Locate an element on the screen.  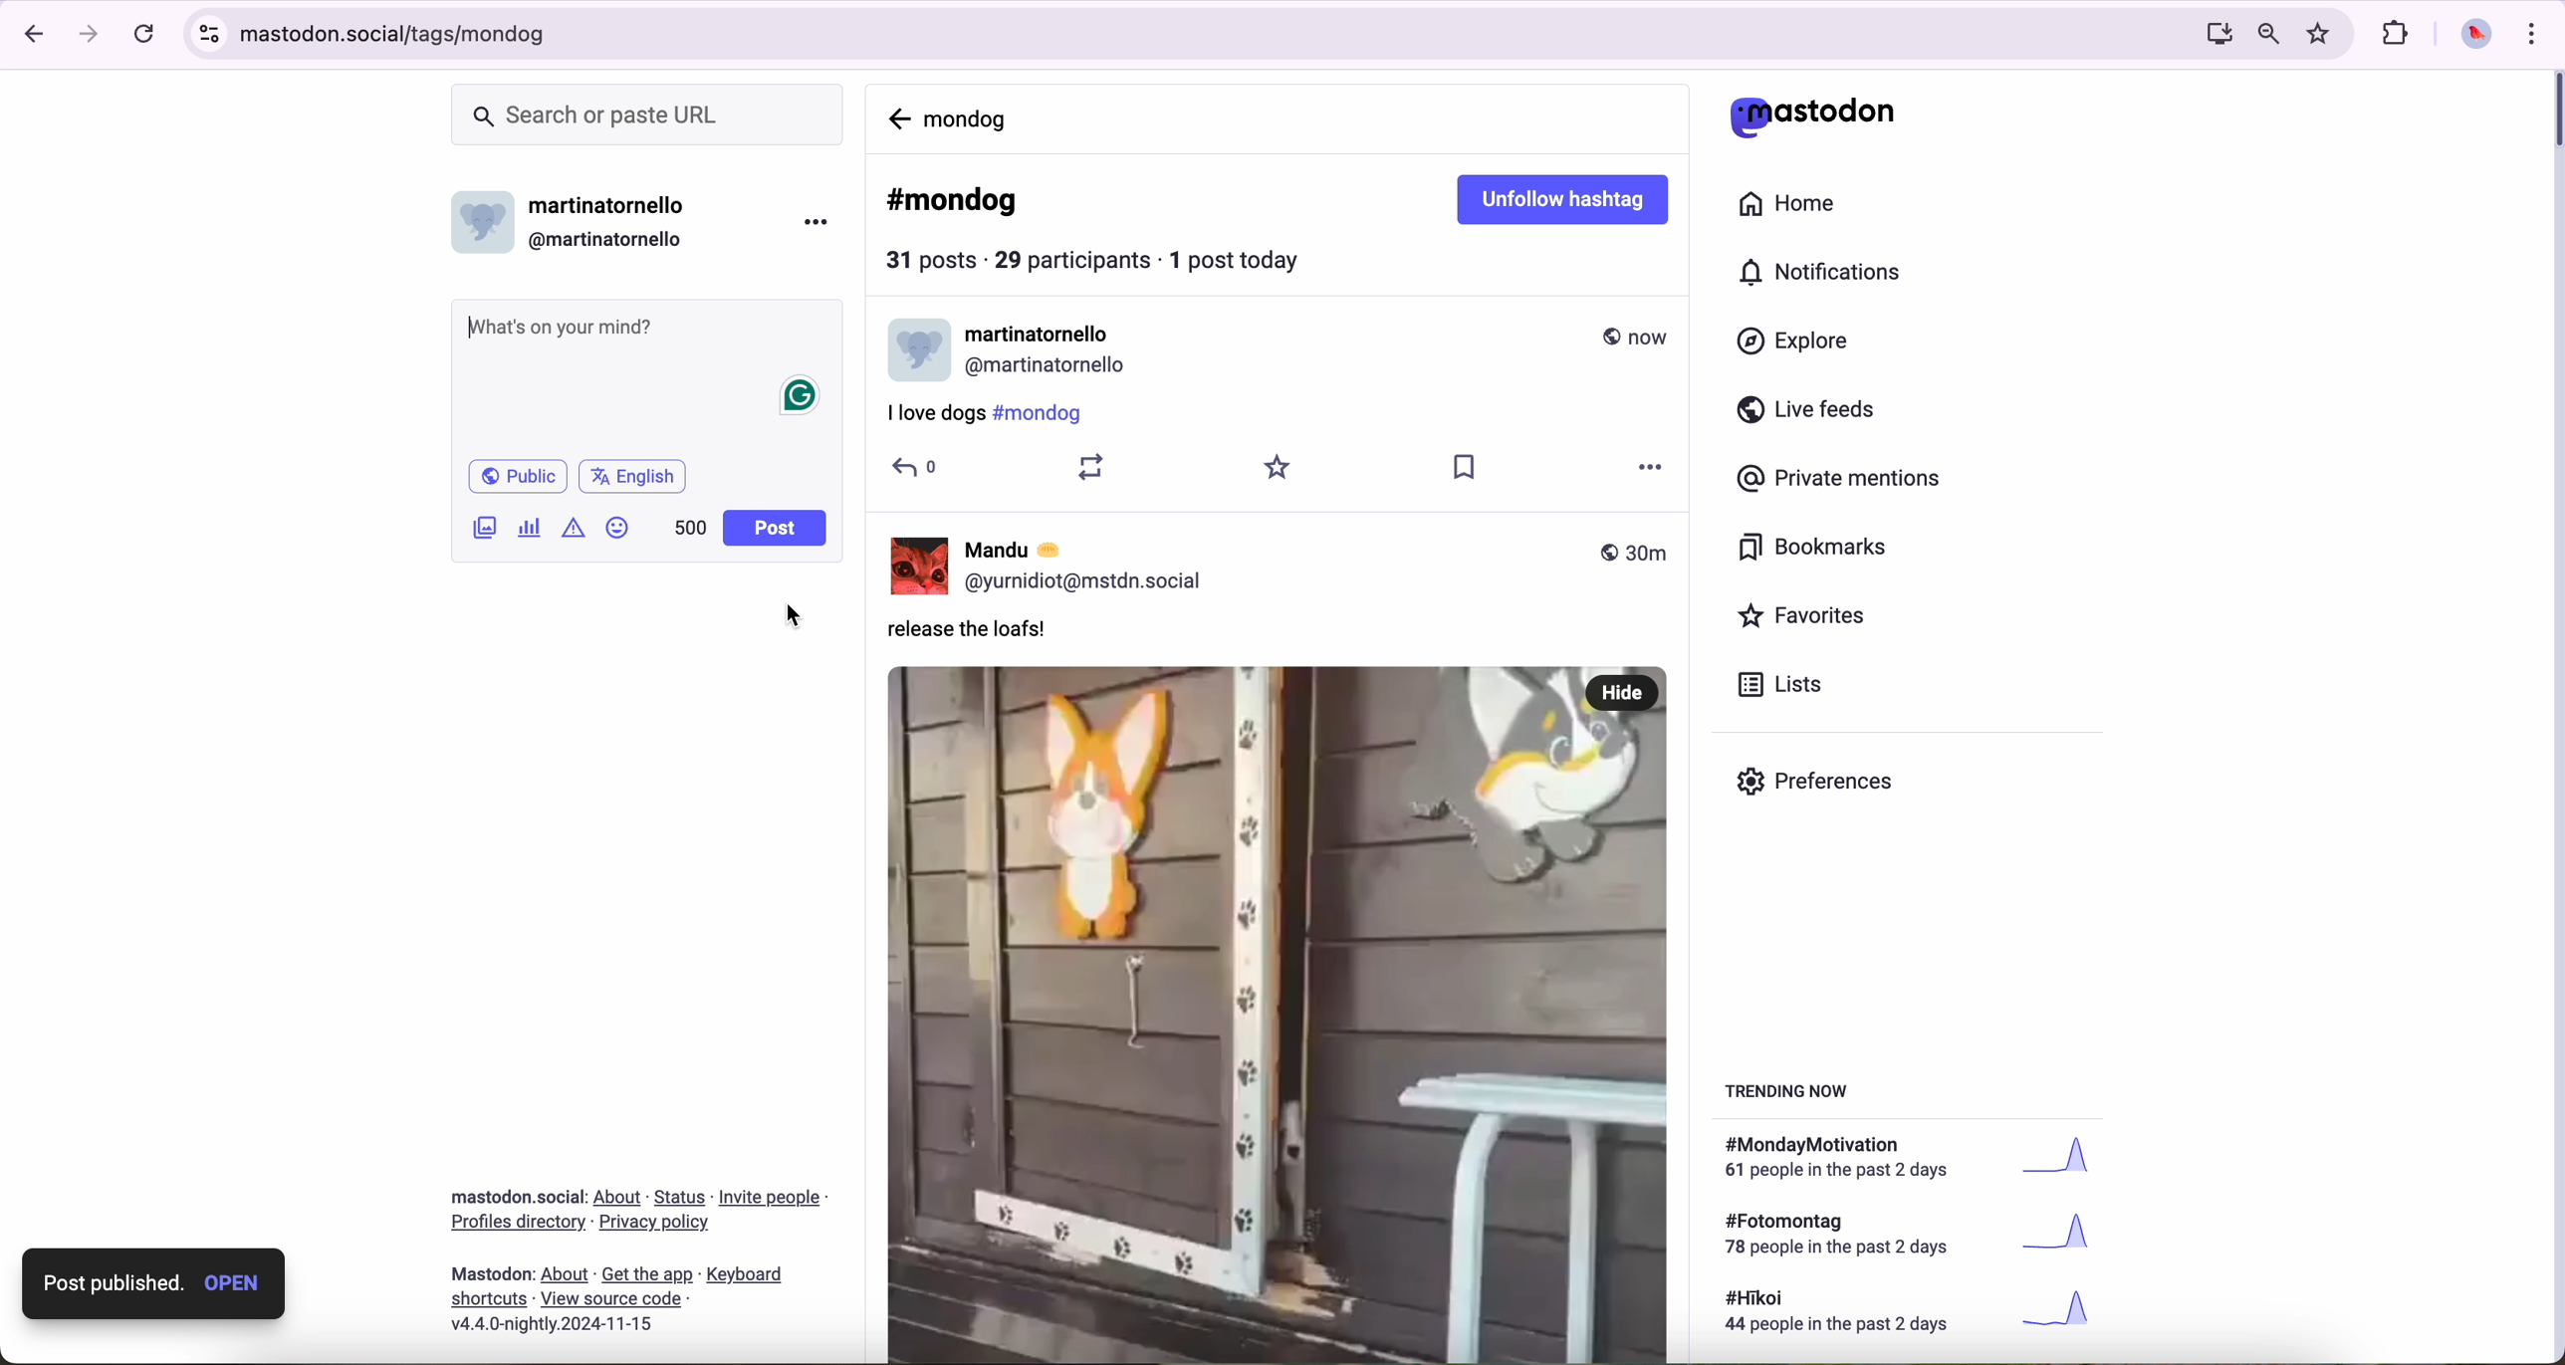
bookmarks is located at coordinates (1814, 548).